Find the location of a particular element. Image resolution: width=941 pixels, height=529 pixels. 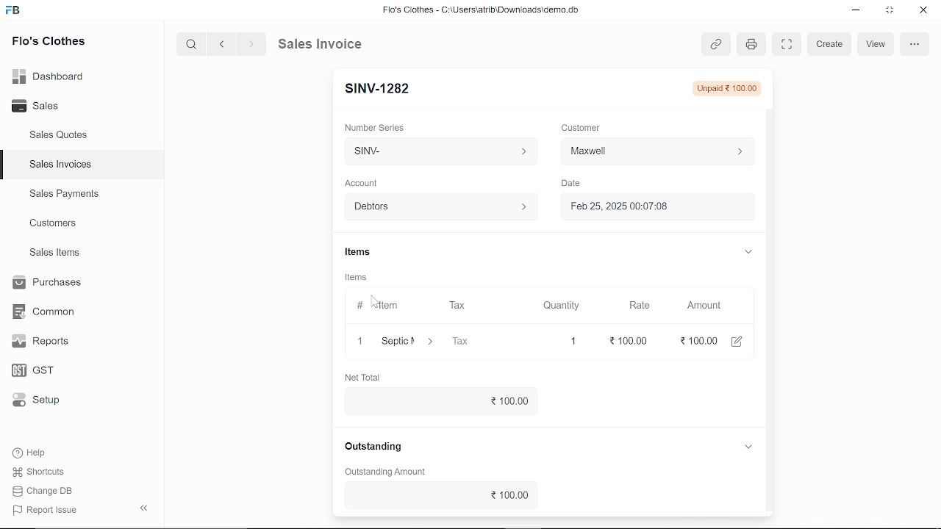

view is located at coordinates (876, 43).